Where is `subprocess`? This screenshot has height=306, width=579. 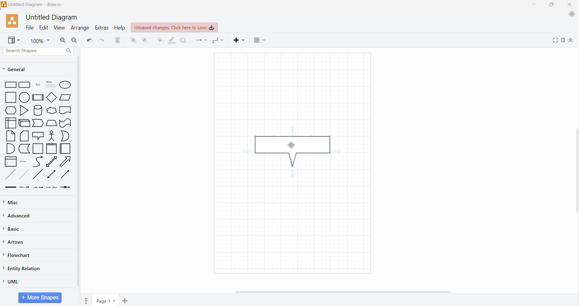 subprocess is located at coordinates (38, 97).